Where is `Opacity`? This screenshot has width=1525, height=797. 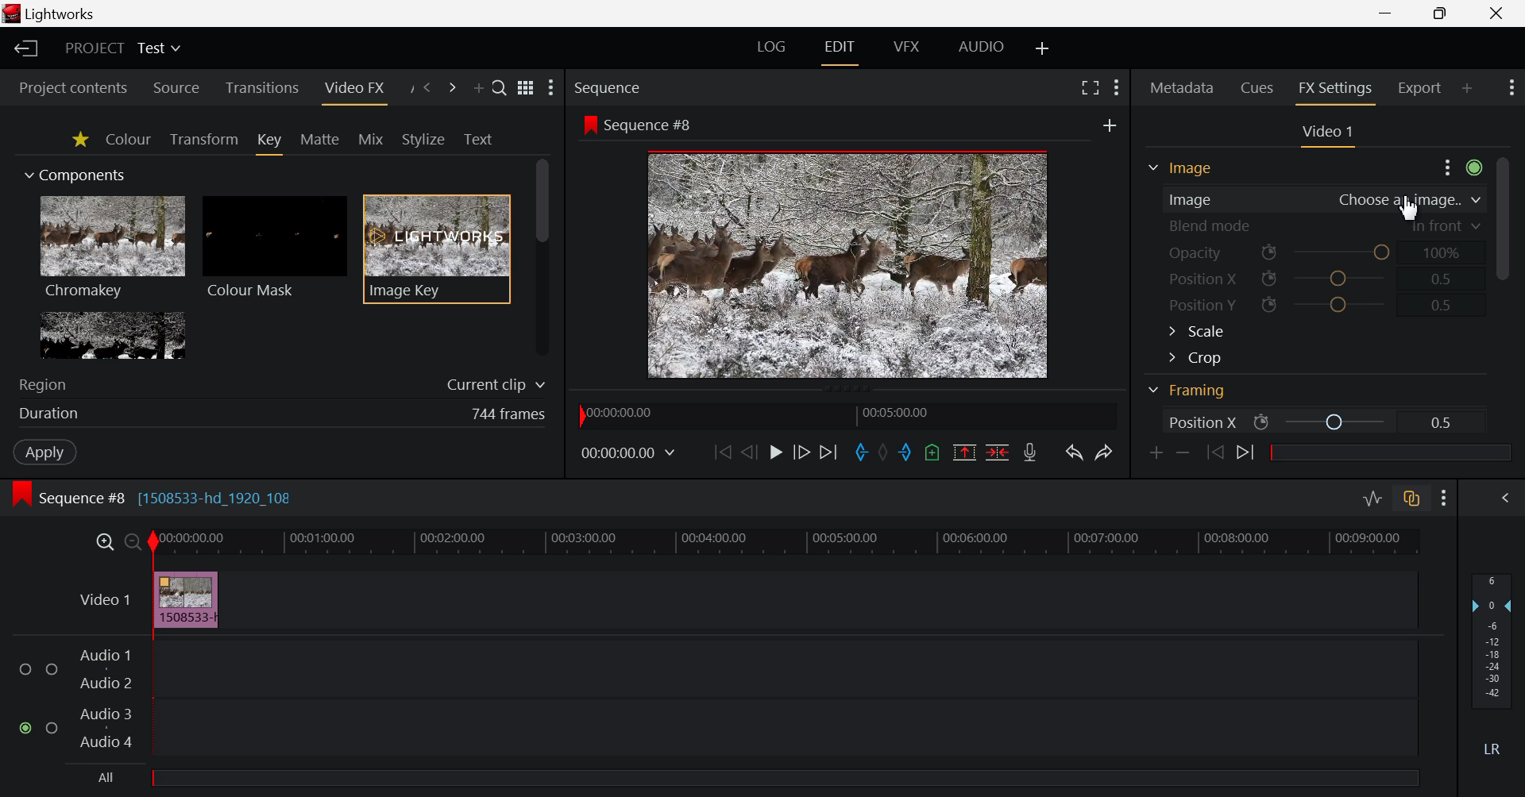
Opacity is located at coordinates (1195, 251).